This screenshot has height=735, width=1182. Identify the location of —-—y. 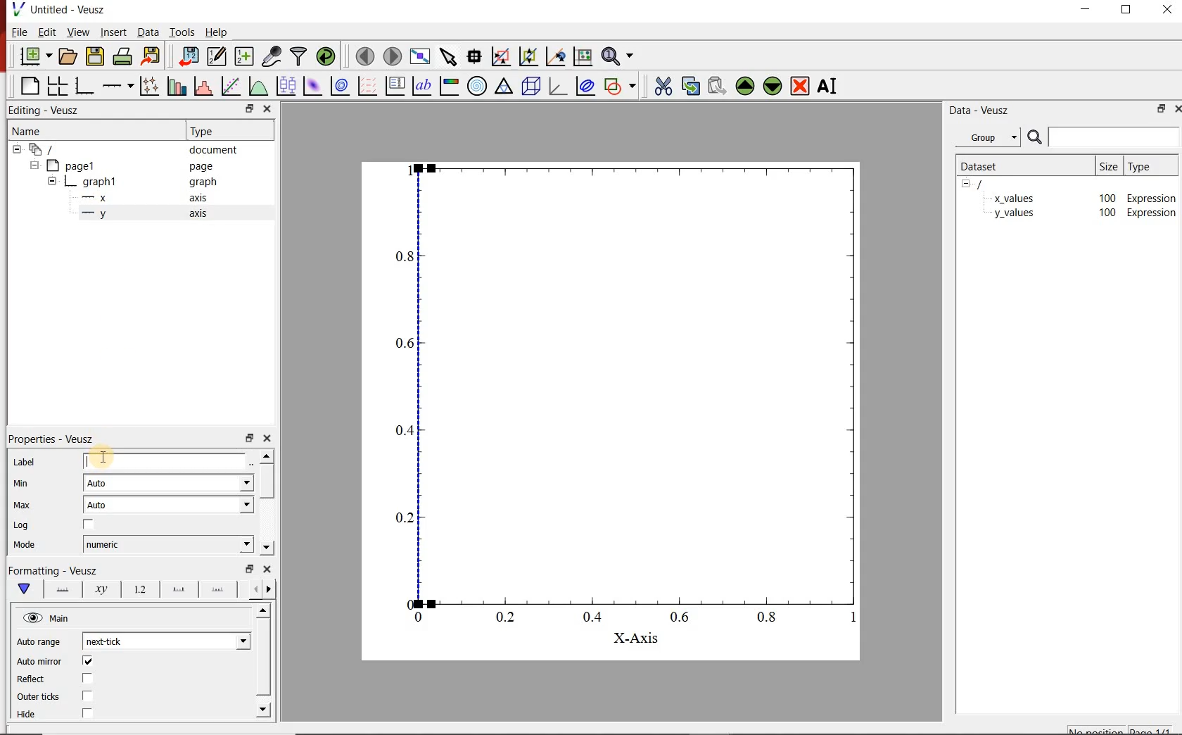
(94, 214).